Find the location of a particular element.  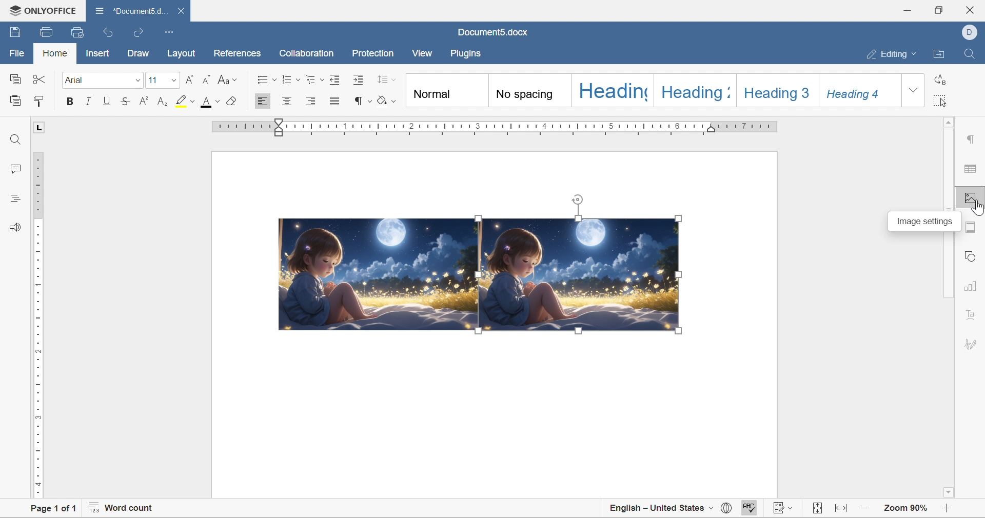

customize quick access toolbar is located at coordinates (170, 32).